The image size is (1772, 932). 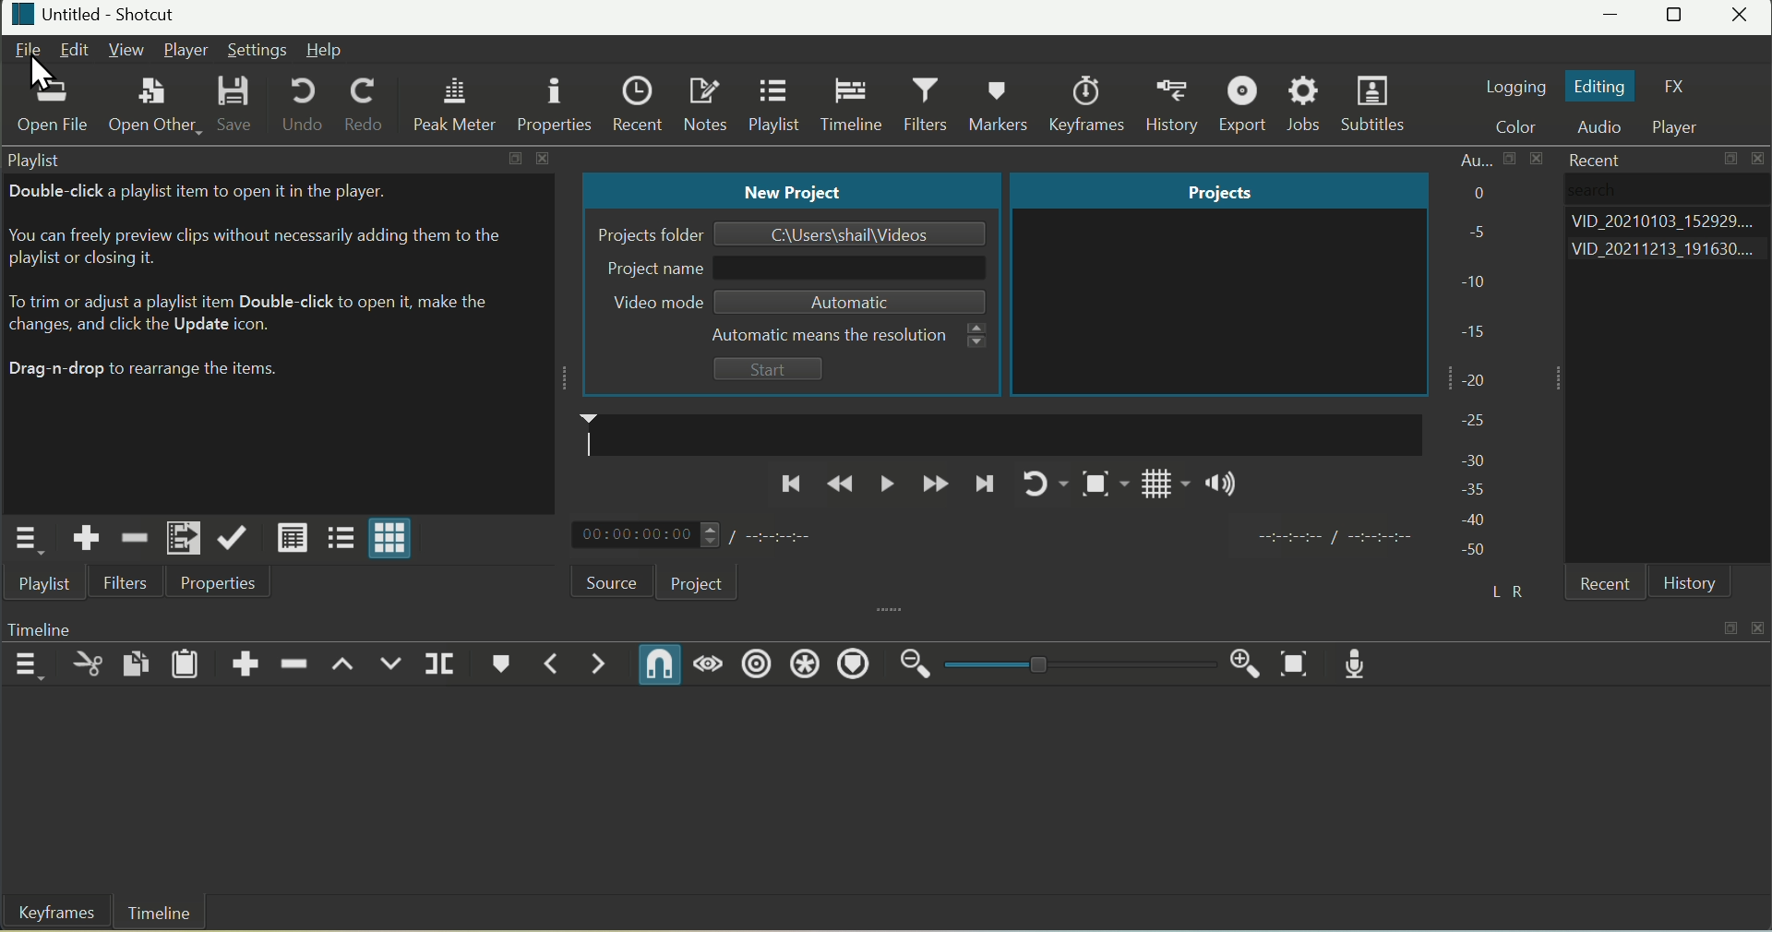 What do you see at coordinates (1377, 106) in the screenshot?
I see `Subtitles` at bounding box center [1377, 106].